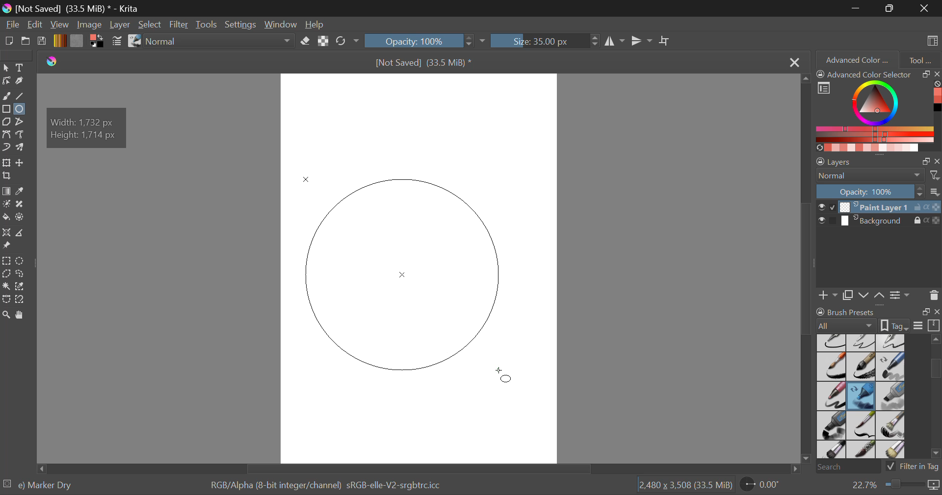 This screenshot has width=942, height=495. What do you see at coordinates (7, 234) in the screenshot?
I see `Assistant Tool` at bounding box center [7, 234].